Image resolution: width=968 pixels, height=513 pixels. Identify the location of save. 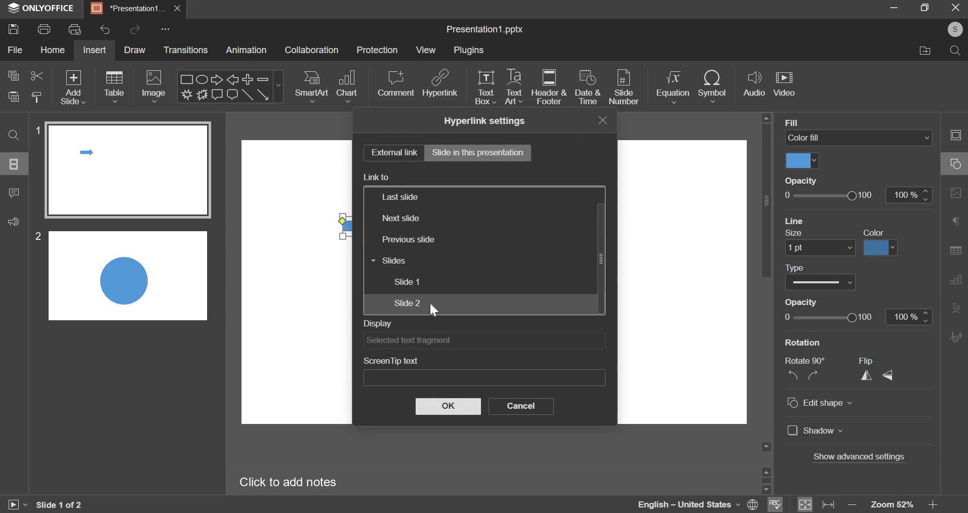
(14, 29).